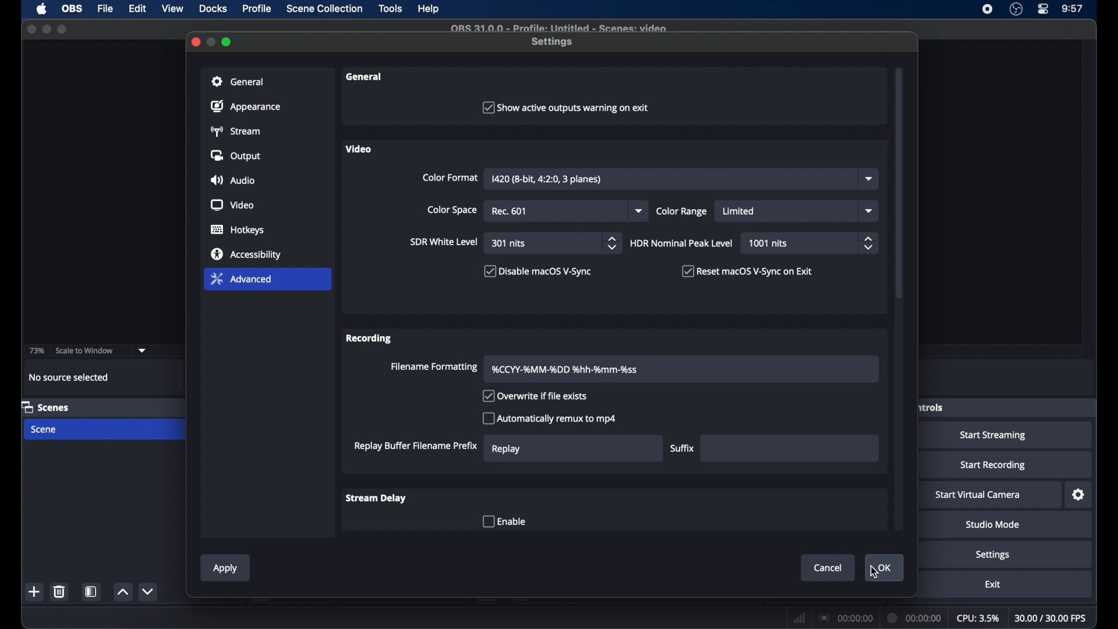 This screenshot has width=1118, height=629. I want to click on connection, so click(845, 617).